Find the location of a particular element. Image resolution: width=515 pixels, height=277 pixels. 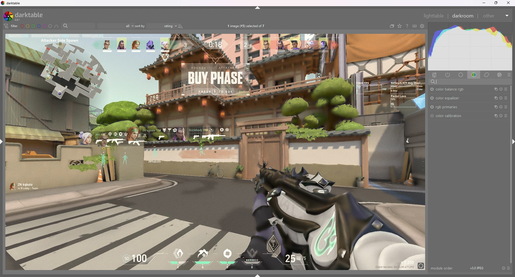

keyboard shortcuts is located at coordinates (415, 26).